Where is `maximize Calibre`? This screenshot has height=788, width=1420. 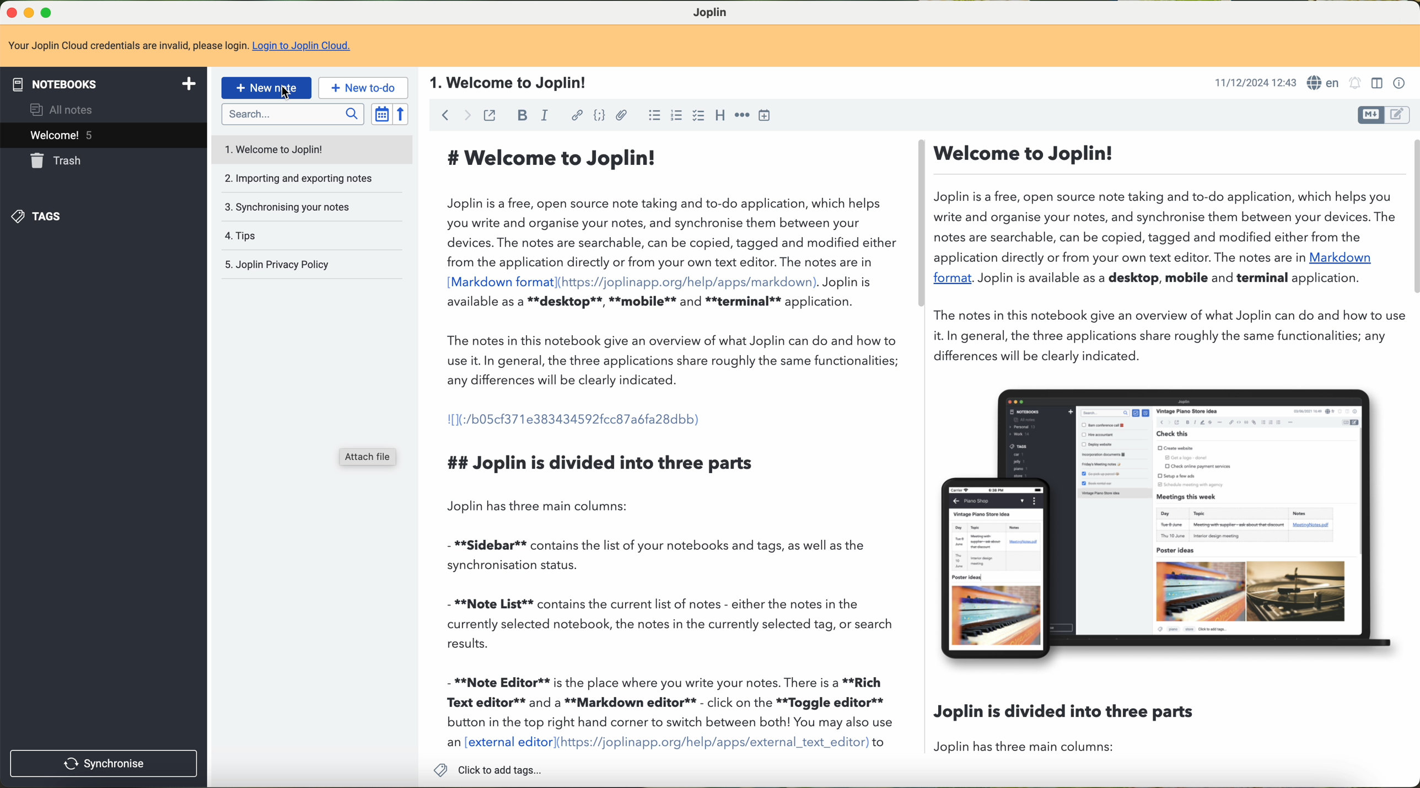
maximize Calibre is located at coordinates (49, 10).